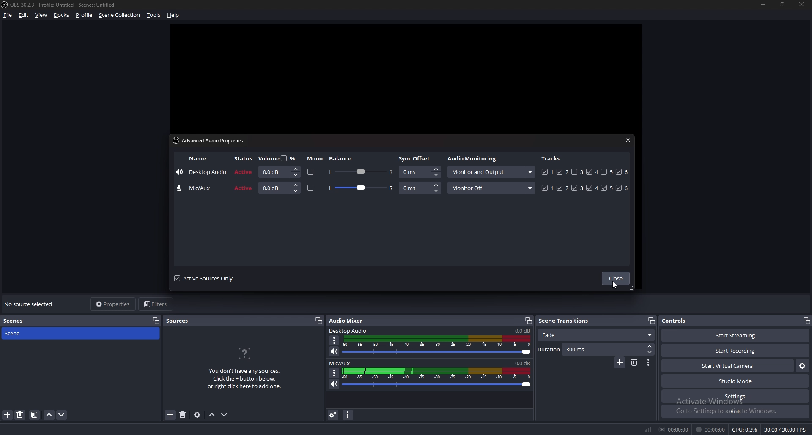 This screenshot has height=435, width=812. What do you see at coordinates (361, 189) in the screenshot?
I see `balance adjust` at bounding box center [361, 189].